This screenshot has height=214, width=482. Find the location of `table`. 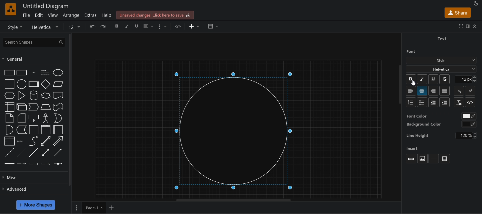

table is located at coordinates (445, 158).